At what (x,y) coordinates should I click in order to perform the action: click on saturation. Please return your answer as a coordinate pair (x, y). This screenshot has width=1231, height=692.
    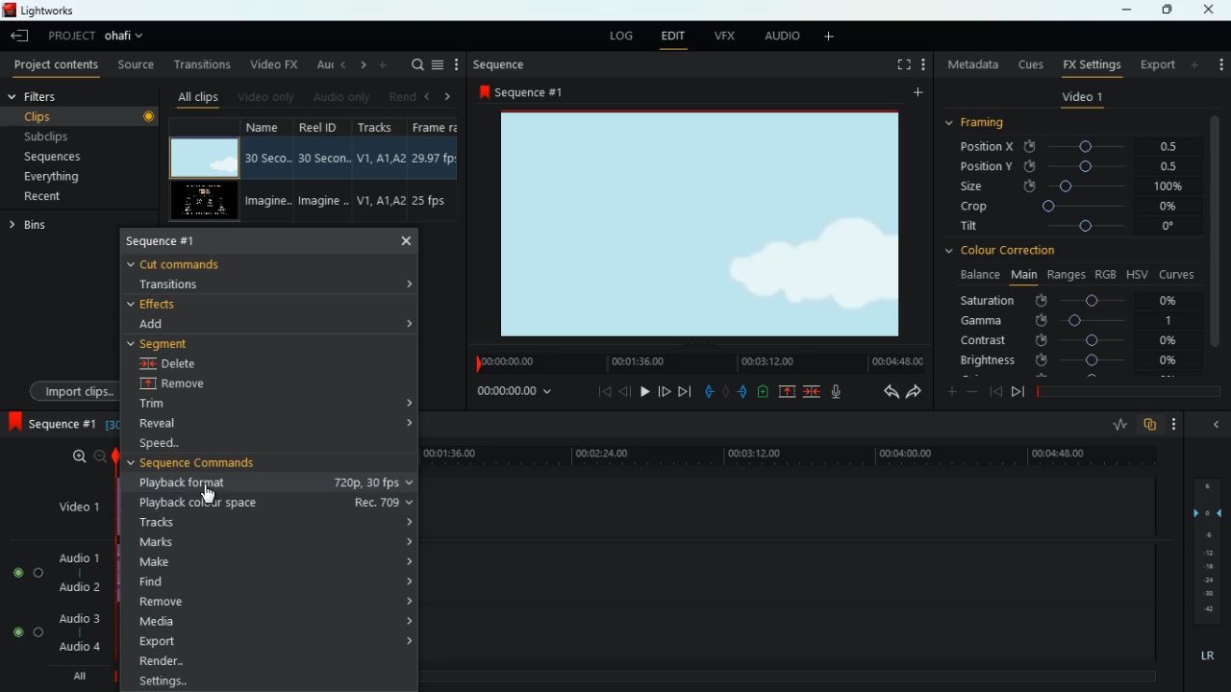
    Looking at the image, I should click on (1078, 302).